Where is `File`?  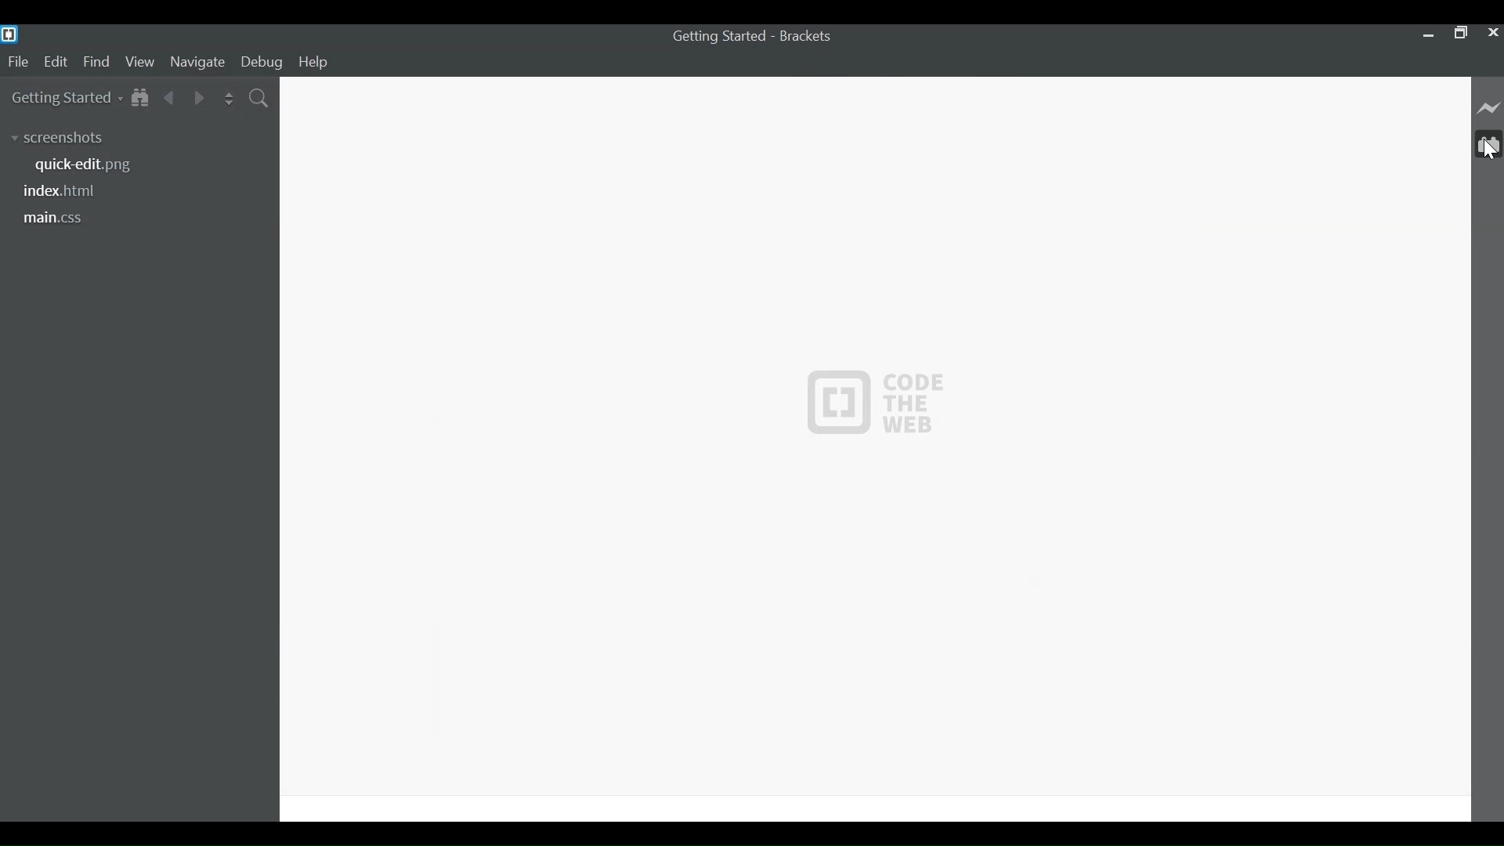
File is located at coordinates (19, 63).